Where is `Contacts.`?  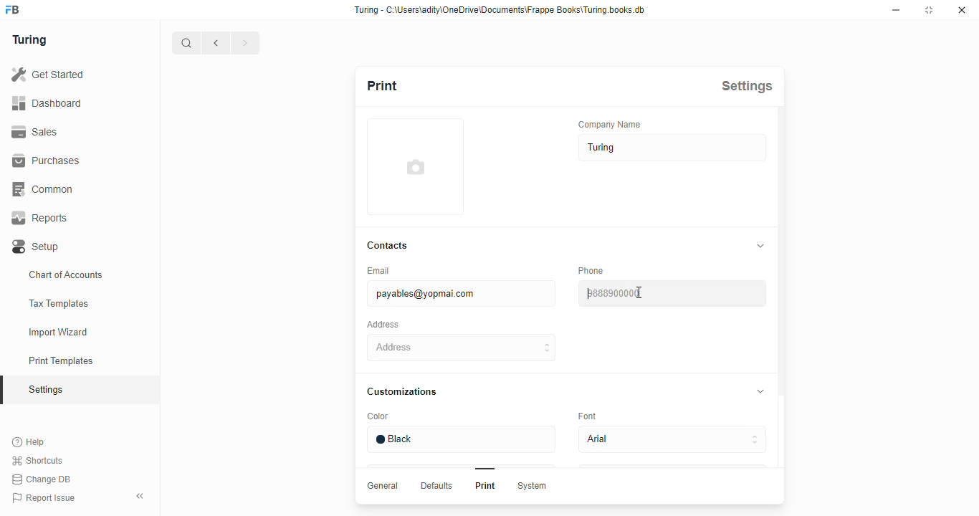
Contacts. is located at coordinates (388, 247).